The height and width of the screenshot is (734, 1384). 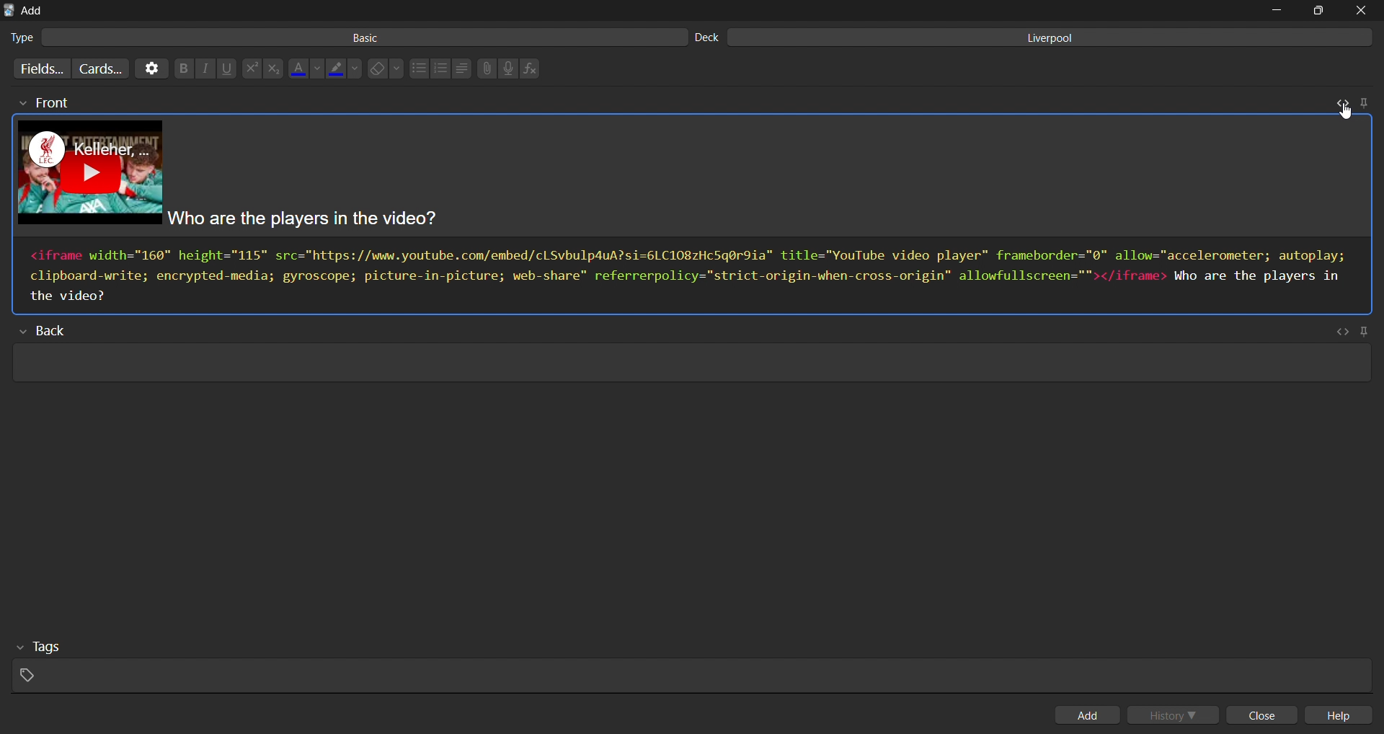 I want to click on font color, so click(x=306, y=66).